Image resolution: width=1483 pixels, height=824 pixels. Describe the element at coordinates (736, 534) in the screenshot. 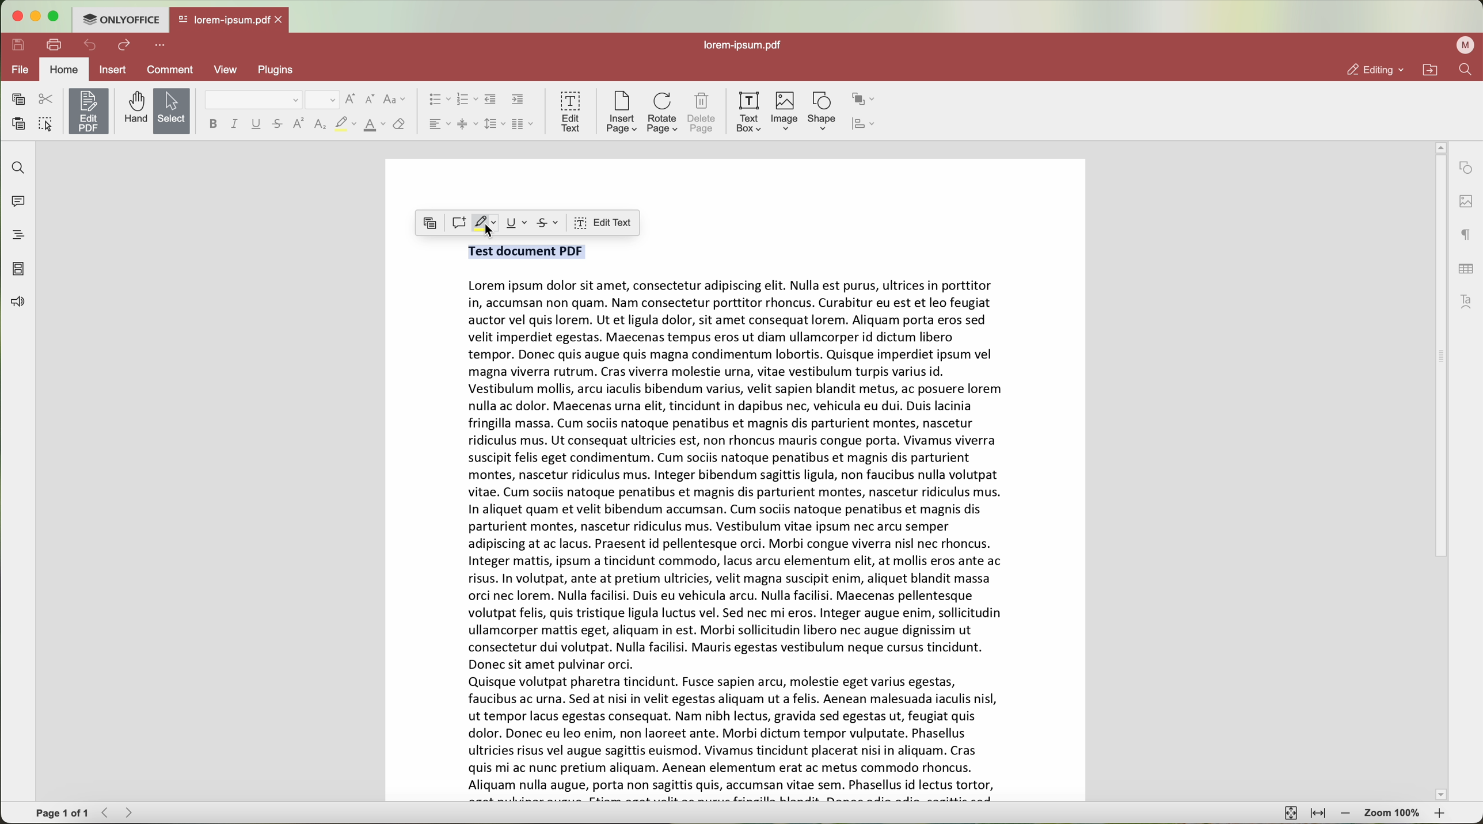

I see `Document` at that location.